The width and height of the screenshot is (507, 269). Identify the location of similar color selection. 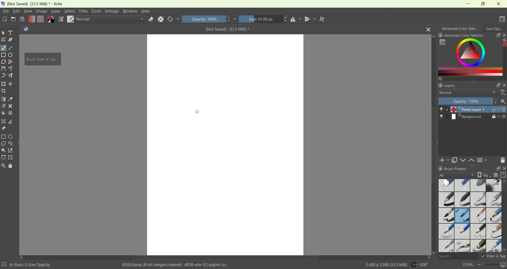
(11, 150).